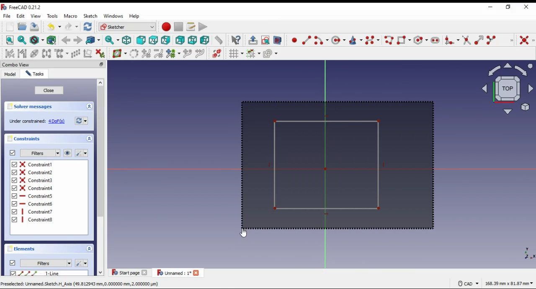 The width and height of the screenshot is (536, 289). What do you see at coordinates (294, 40) in the screenshot?
I see `create point` at bounding box center [294, 40].